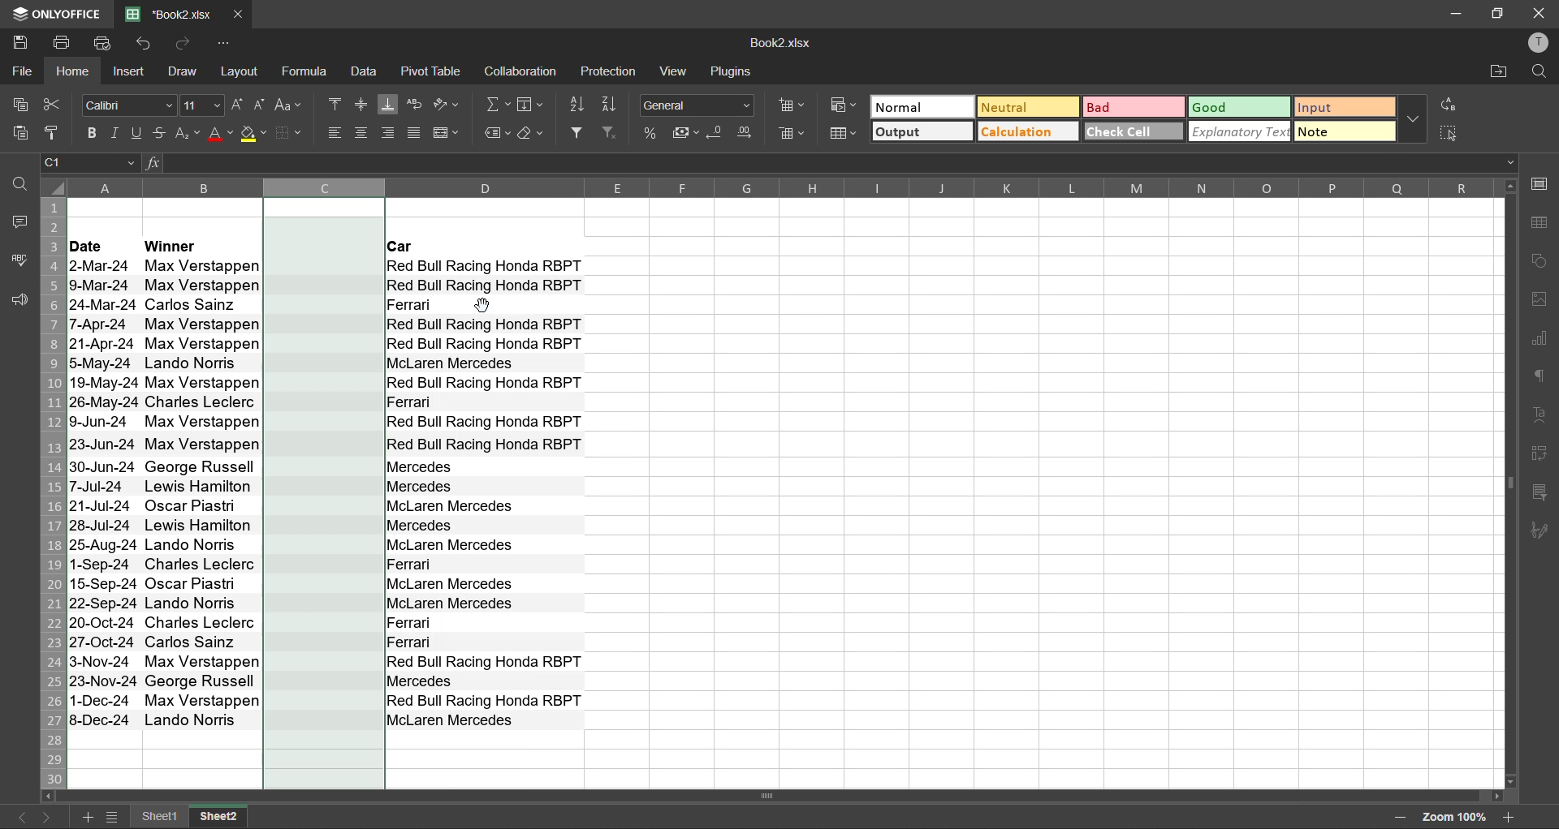 The image size is (1559, 829). Describe the element at coordinates (652, 134) in the screenshot. I see `percent` at that location.